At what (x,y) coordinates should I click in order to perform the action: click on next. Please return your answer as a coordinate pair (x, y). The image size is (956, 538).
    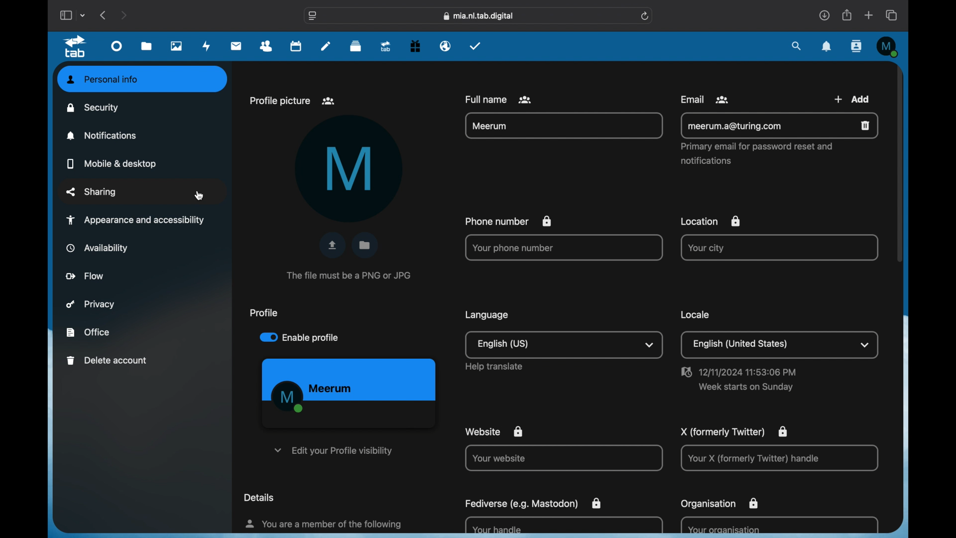
    Looking at the image, I should click on (123, 15).